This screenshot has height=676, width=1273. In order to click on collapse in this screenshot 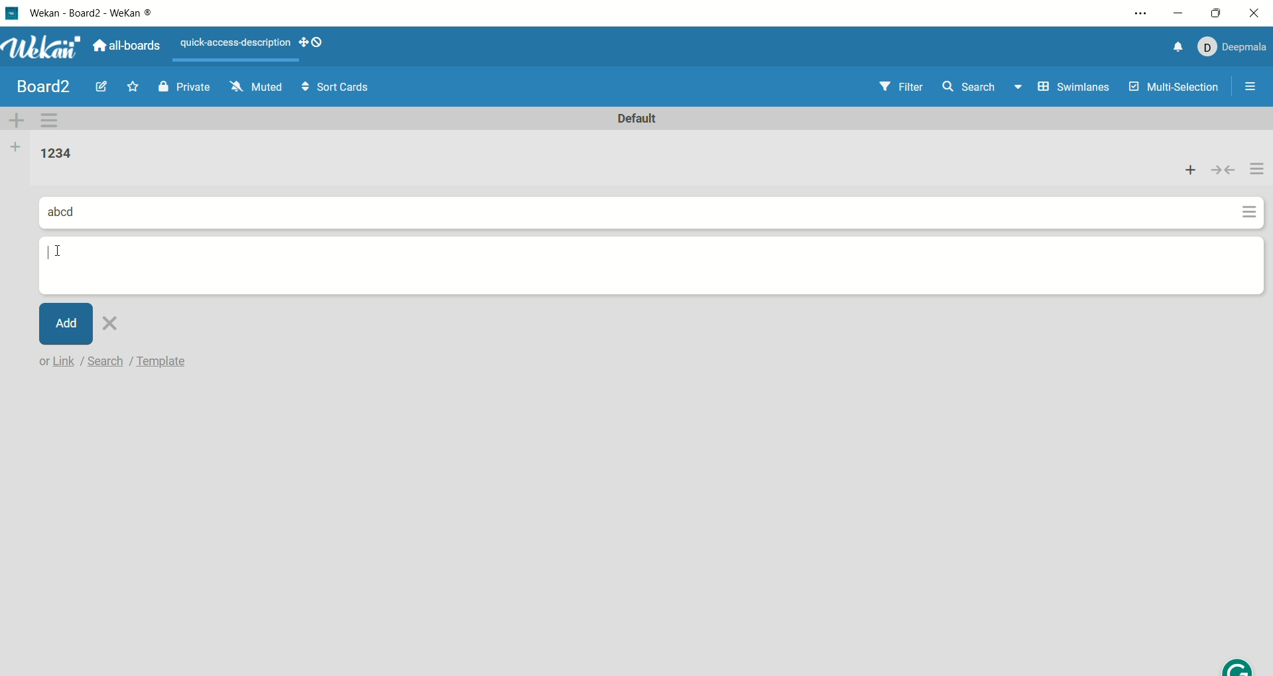, I will do `click(1225, 170)`.